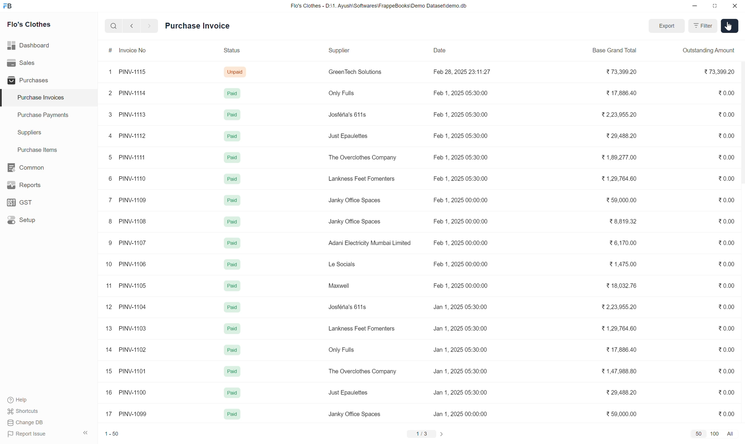 This screenshot has height=444, width=745. What do you see at coordinates (132, 285) in the screenshot?
I see `PINV-1105` at bounding box center [132, 285].